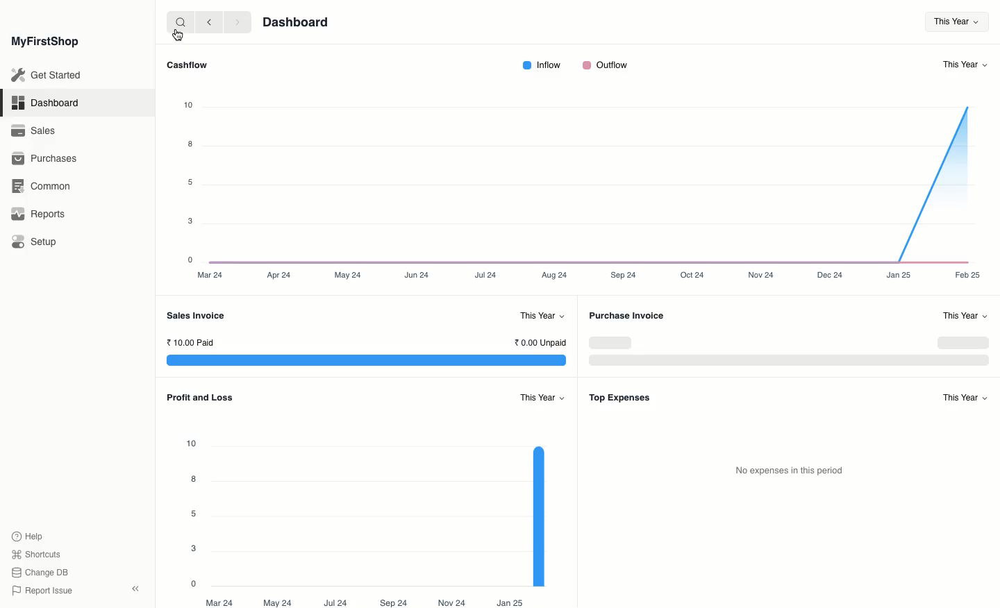  Describe the element at coordinates (40, 186) in the screenshot. I see `Common` at that location.